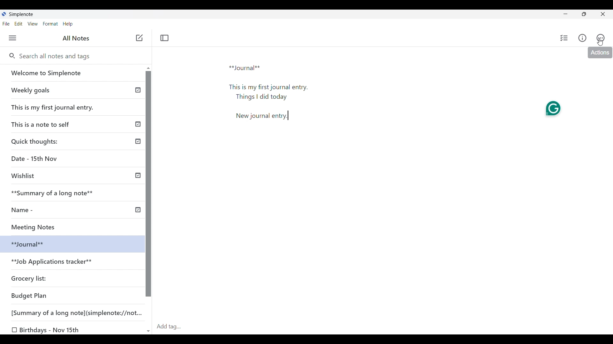  Describe the element at coordinates (36, 141) in the screenshot. I see `Quick thoughts:` at that location.